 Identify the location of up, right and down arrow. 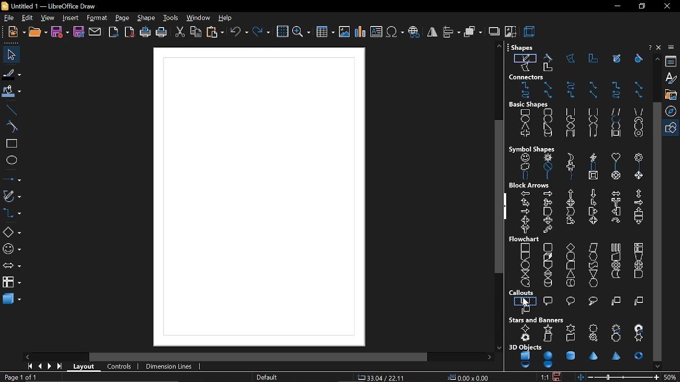
(547, 202).